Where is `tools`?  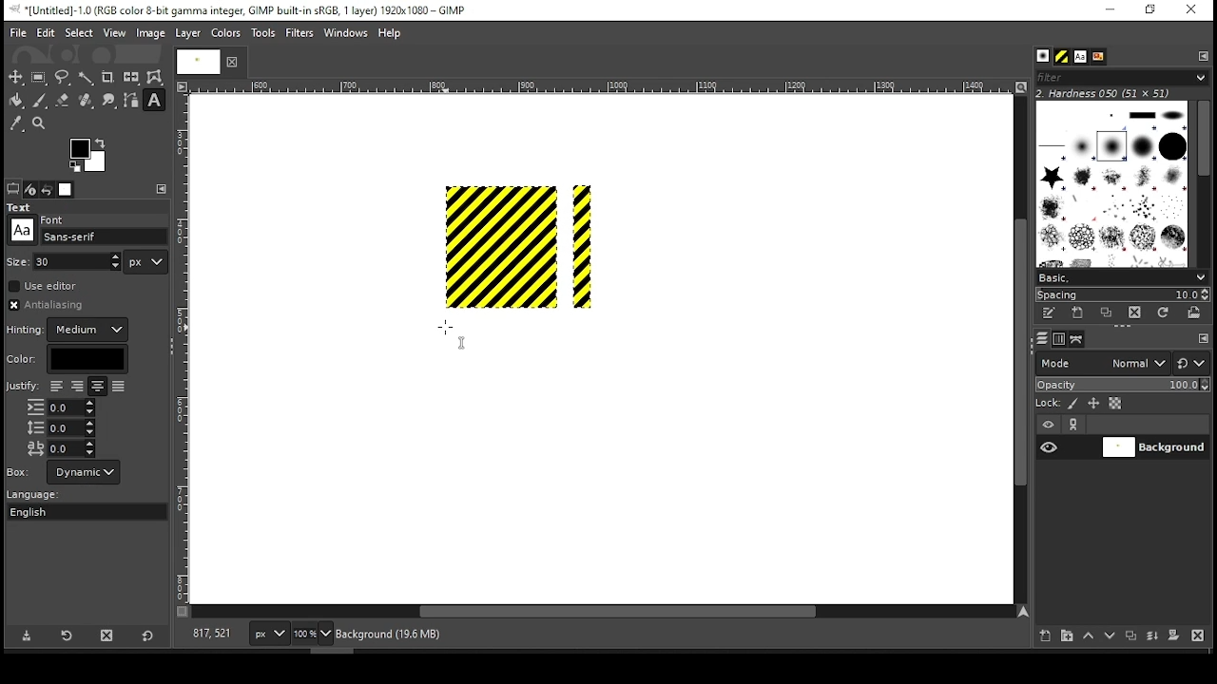
tools is located at coordinates (265, 34).